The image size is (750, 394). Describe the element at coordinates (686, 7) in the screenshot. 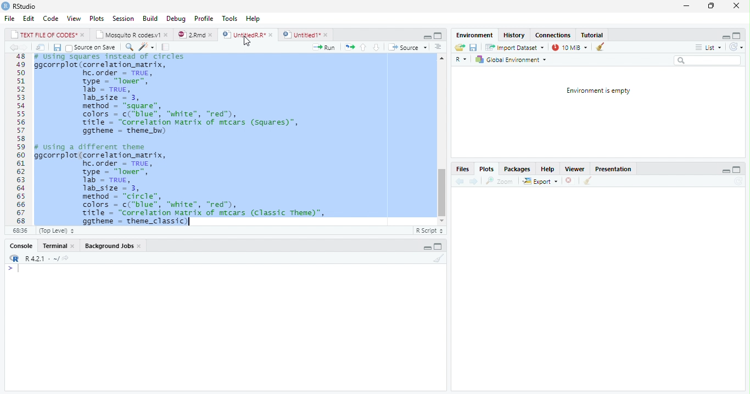

I see `minimize` at that location.